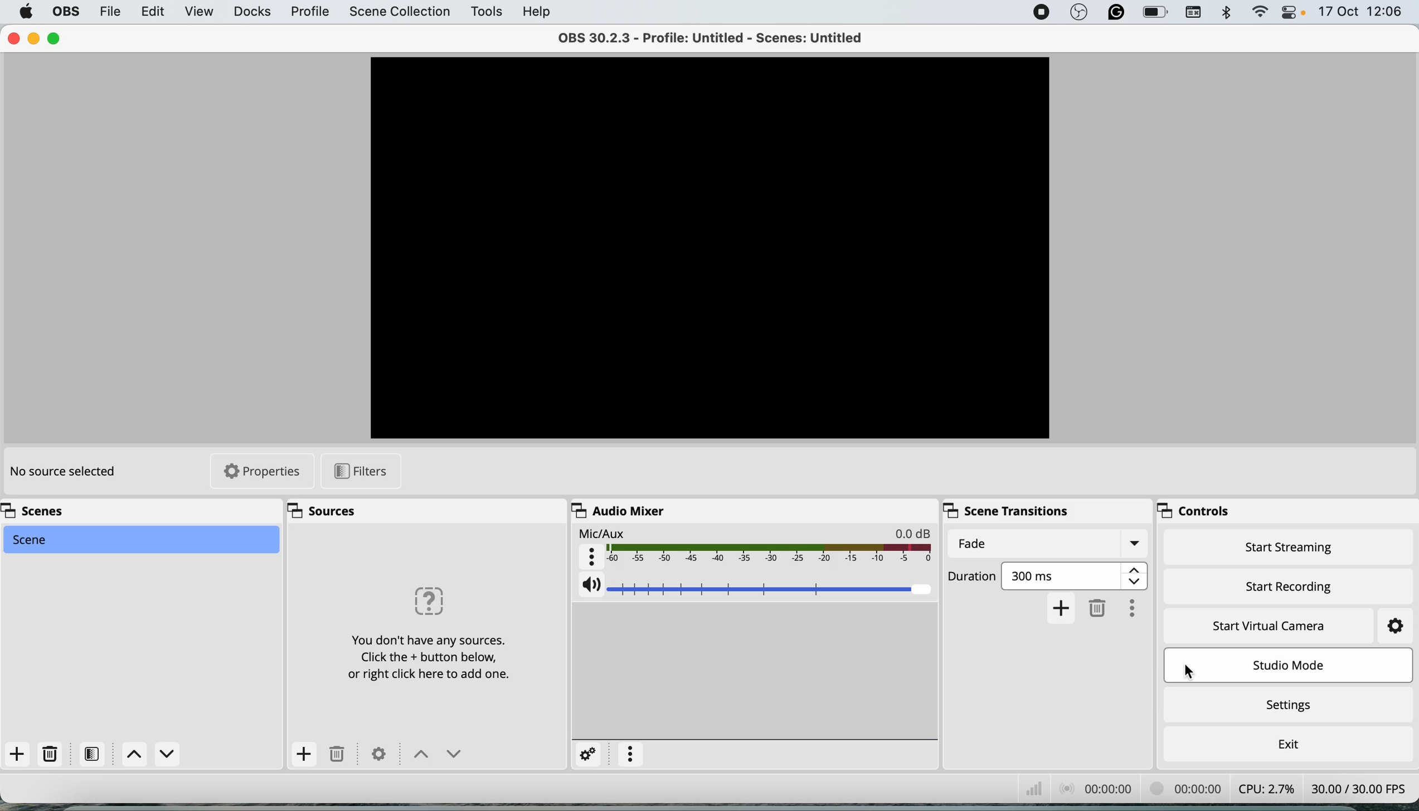  I want to click on Can
19
Sa)
You don't have any sources.
Click the + button below,
or right click here to add one., so click(414, 632).